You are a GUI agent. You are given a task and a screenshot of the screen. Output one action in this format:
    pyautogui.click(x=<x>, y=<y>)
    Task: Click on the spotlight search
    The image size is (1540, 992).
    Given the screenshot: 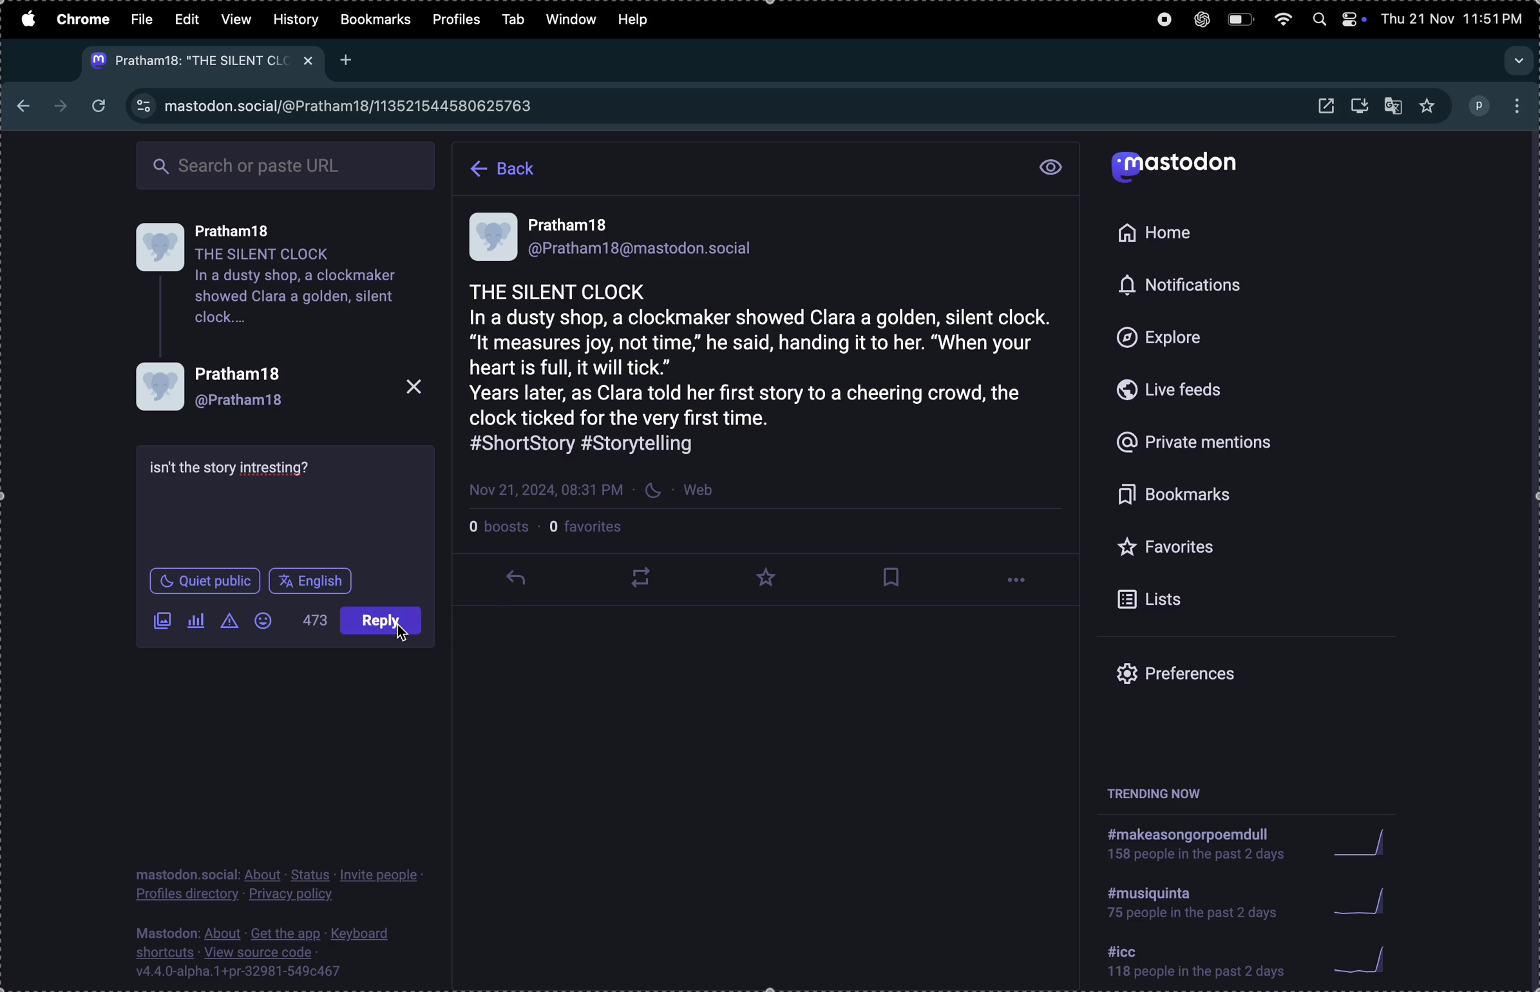 What is the action you would take?
    pyautogui.click(x=1319, y=22)
    